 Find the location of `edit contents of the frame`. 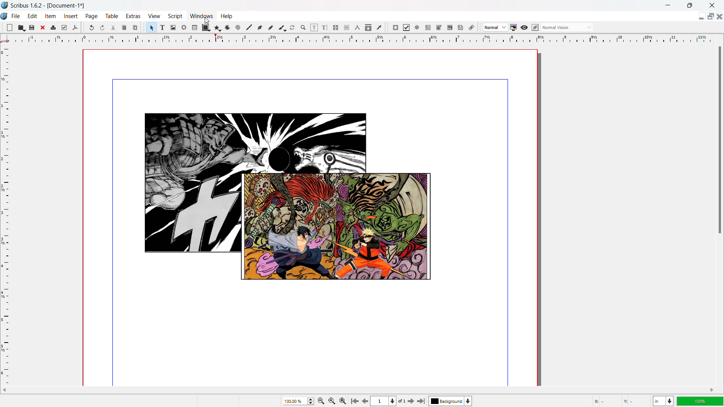

edit contents of the frame is located at coordinates (314, 27).